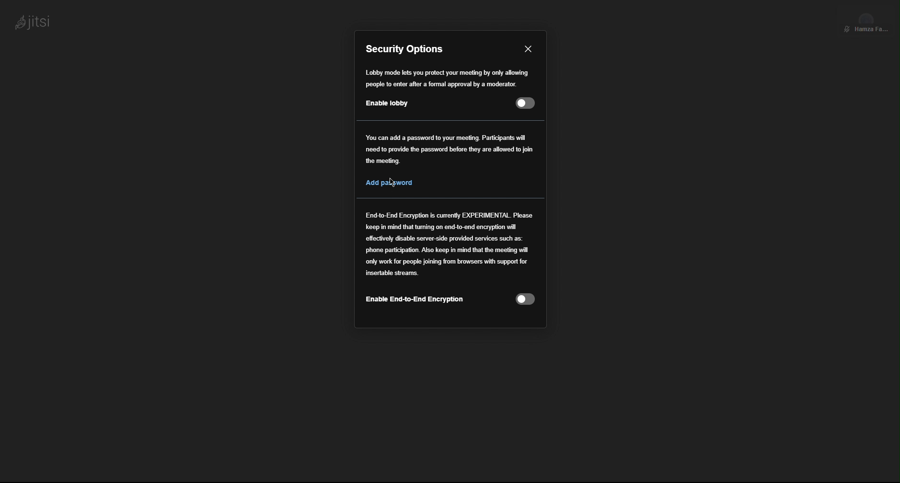 Image resolution: width=900 pixels, height=483 pixels. I want to click on Cursor, so click(392, 183).